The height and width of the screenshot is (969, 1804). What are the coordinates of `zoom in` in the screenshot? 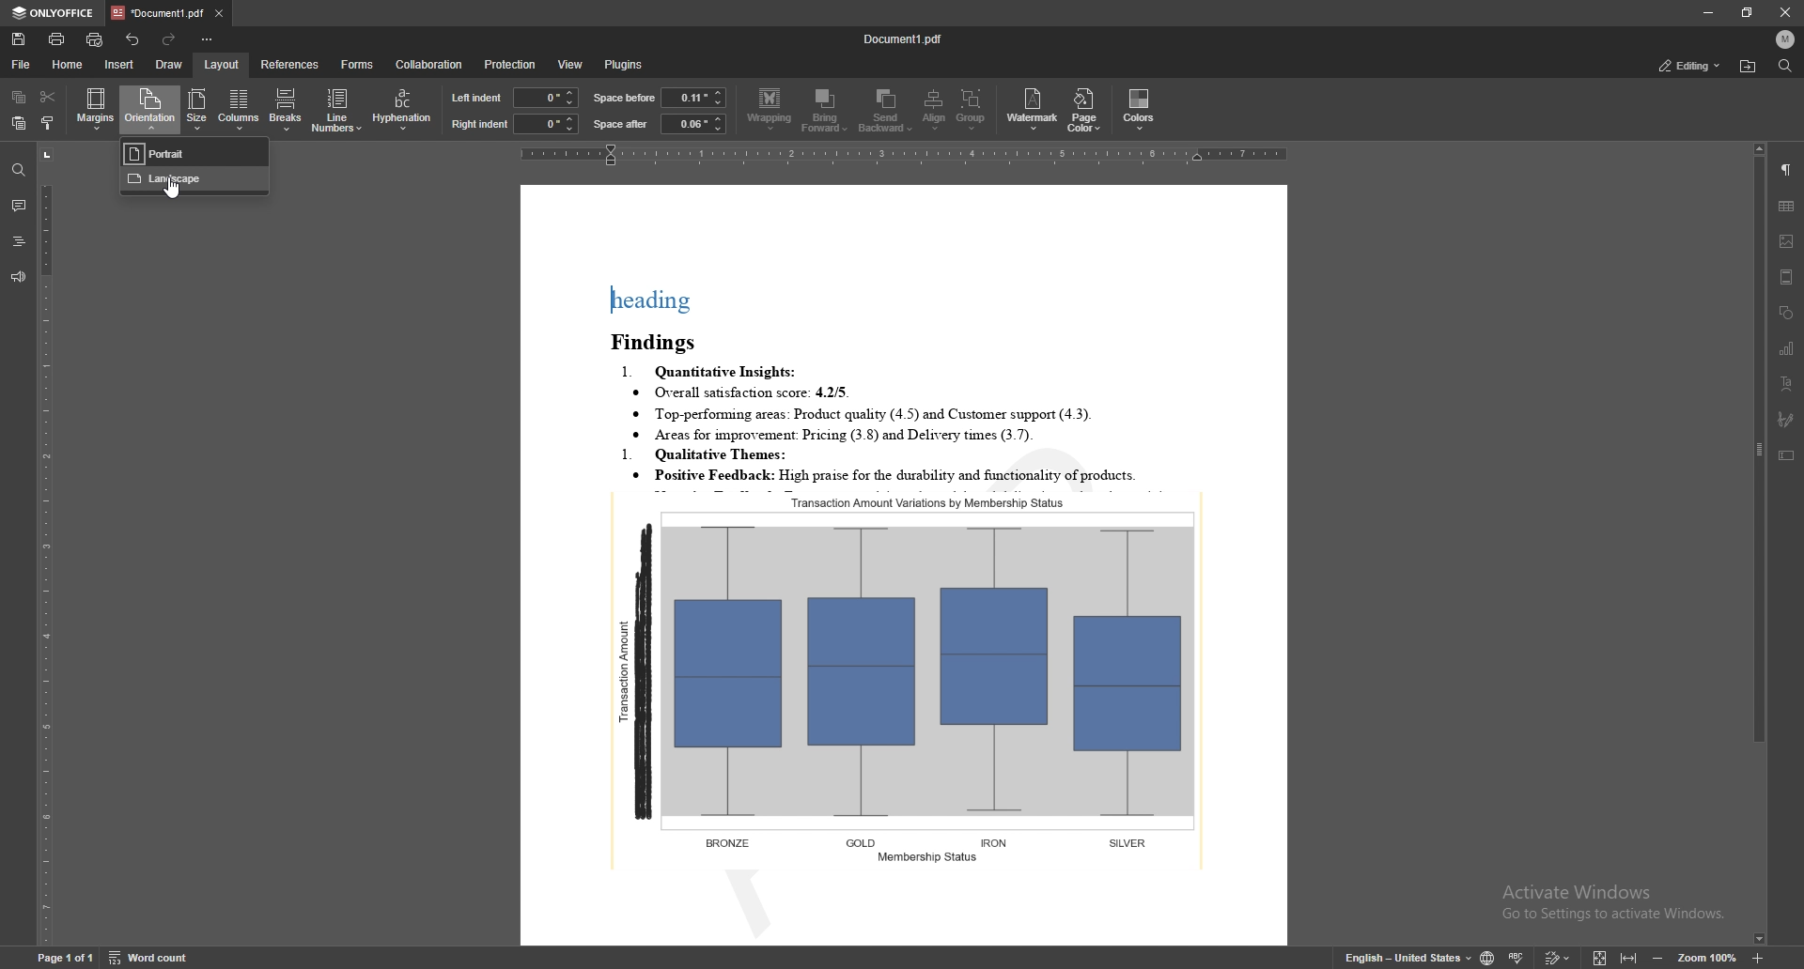 It's located at (1758, 958).